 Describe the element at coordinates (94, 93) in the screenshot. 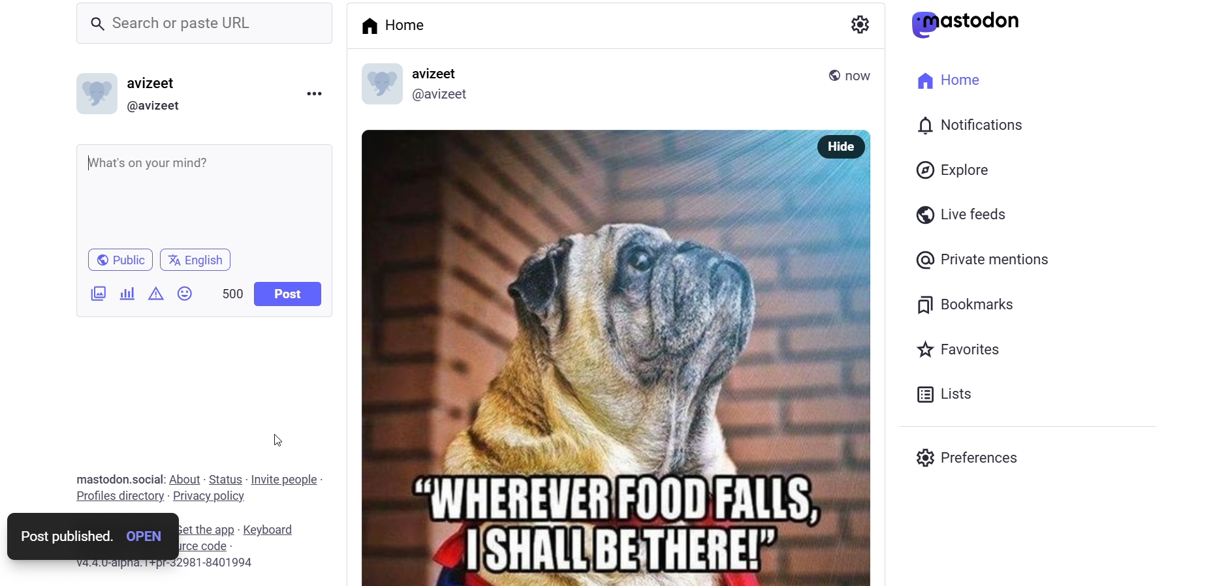

I see `display picture` at that location.